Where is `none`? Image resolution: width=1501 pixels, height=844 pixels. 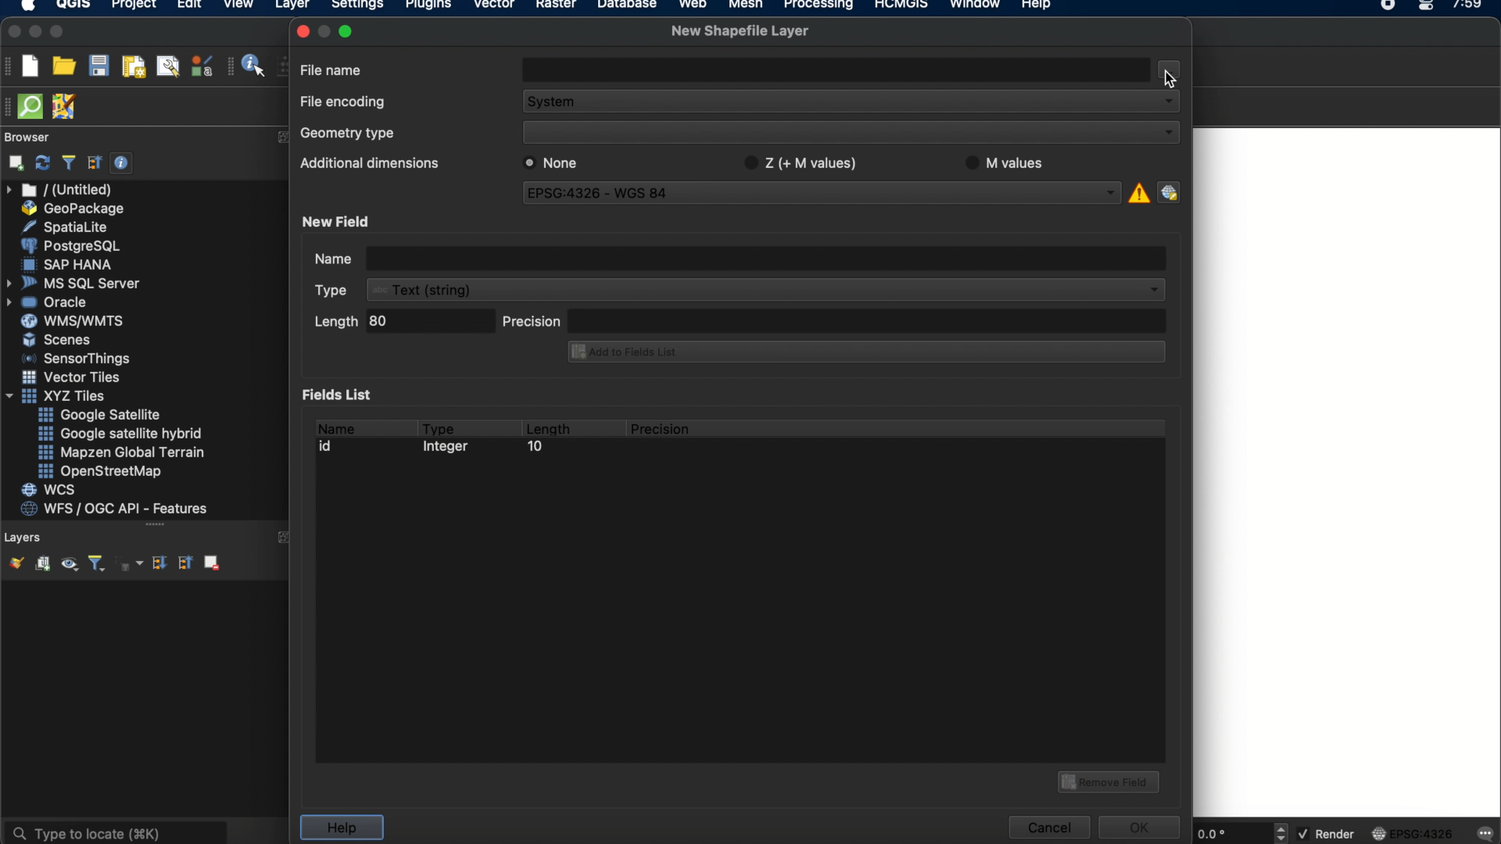 none is located at coordinates (556, 163).